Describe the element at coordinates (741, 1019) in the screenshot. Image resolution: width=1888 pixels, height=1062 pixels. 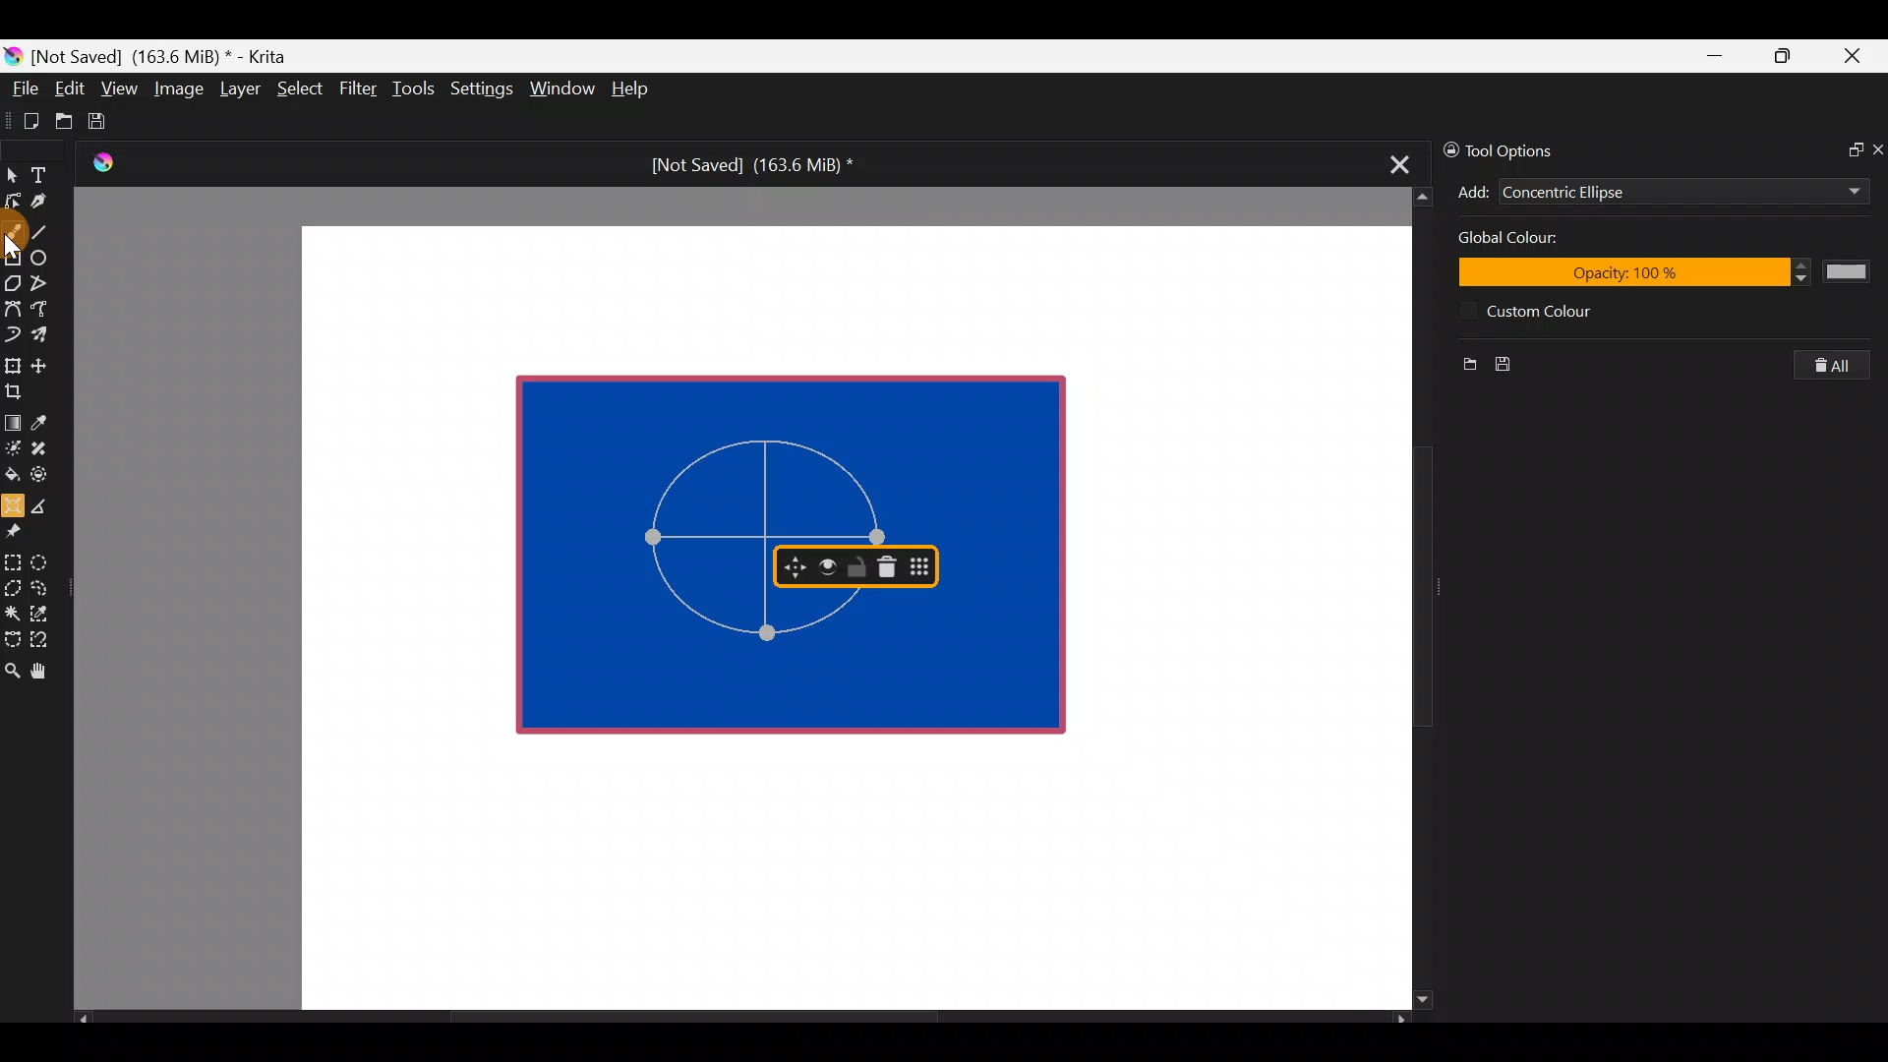
I see `Scroll bar` at that location.